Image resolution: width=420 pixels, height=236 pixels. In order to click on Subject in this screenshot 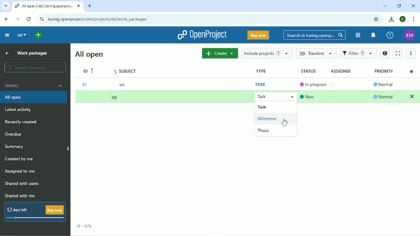, I will do `click(125, 71)`.